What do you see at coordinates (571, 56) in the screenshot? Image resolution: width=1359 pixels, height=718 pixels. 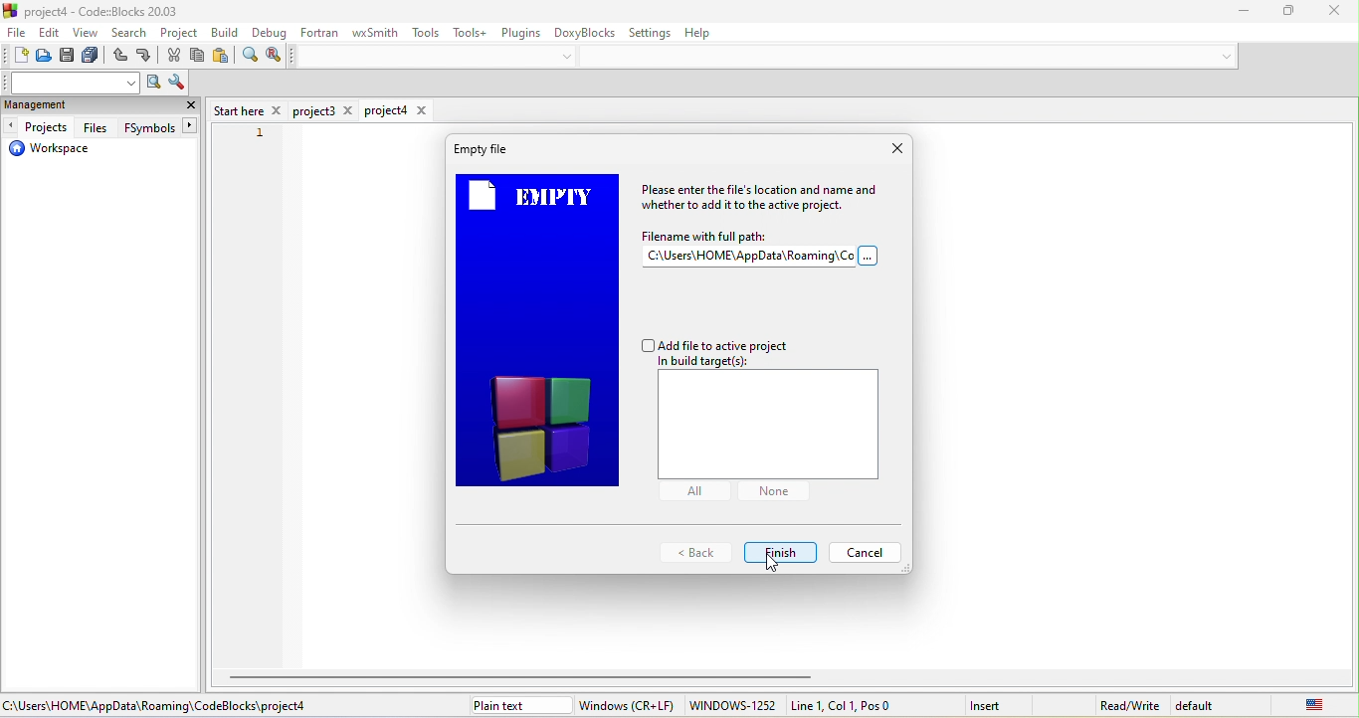 I see `down` at bounding box center [571, 56].